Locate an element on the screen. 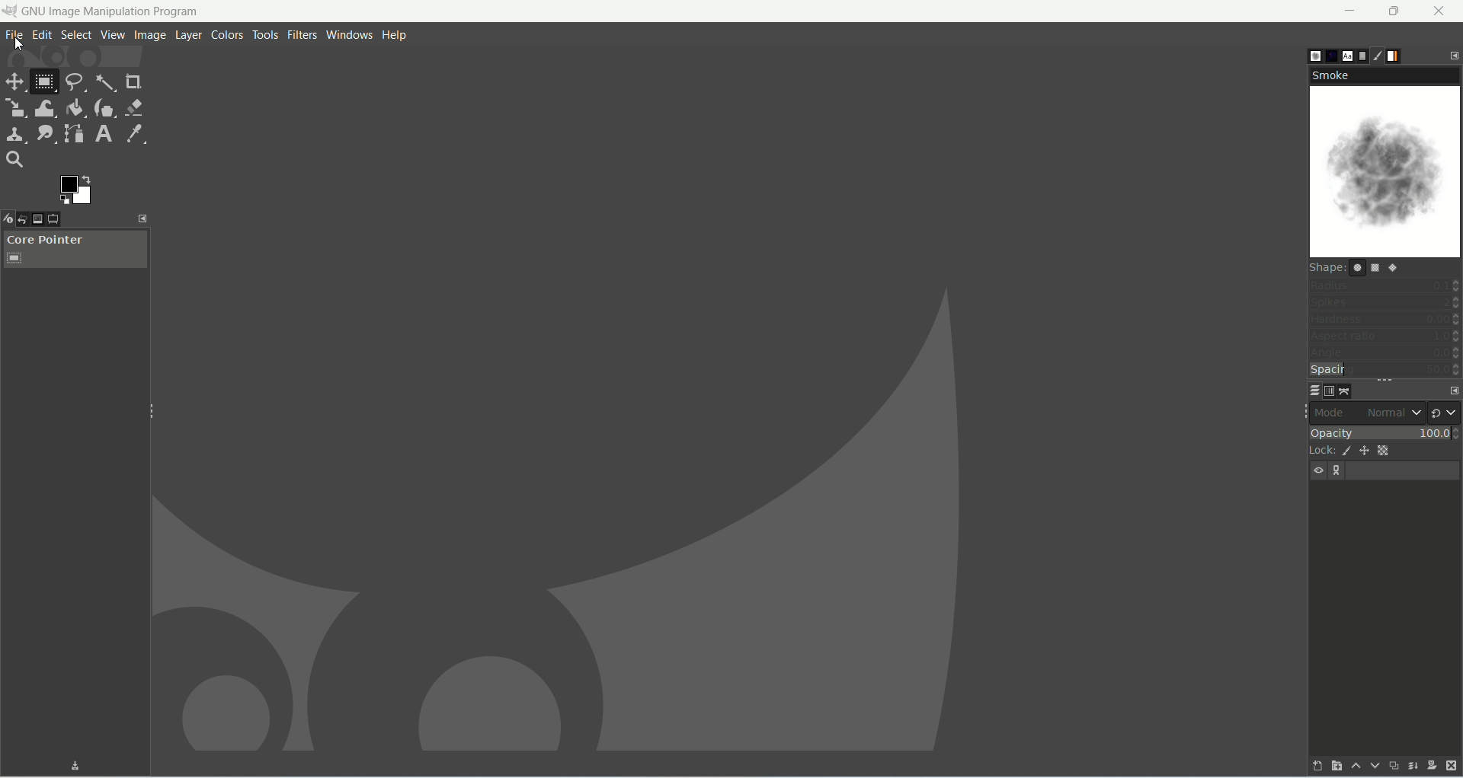 The height and width of the screenshot is (778, 1463). mode is located at coordinates (1333, 413).